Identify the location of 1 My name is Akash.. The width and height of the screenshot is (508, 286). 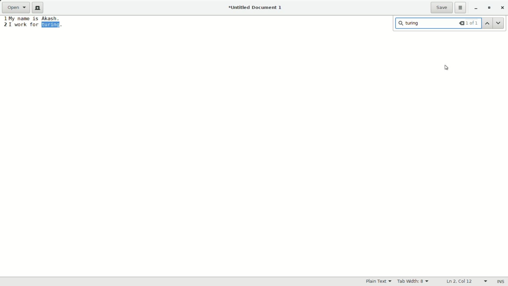
(32, 18).